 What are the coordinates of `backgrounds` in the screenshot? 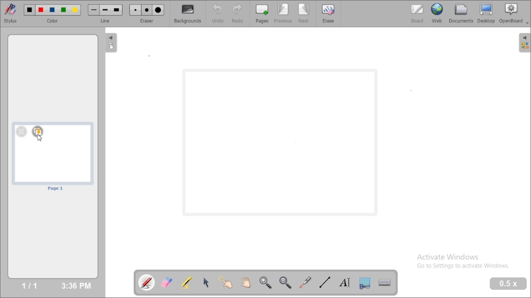 It's located at (188, 14).